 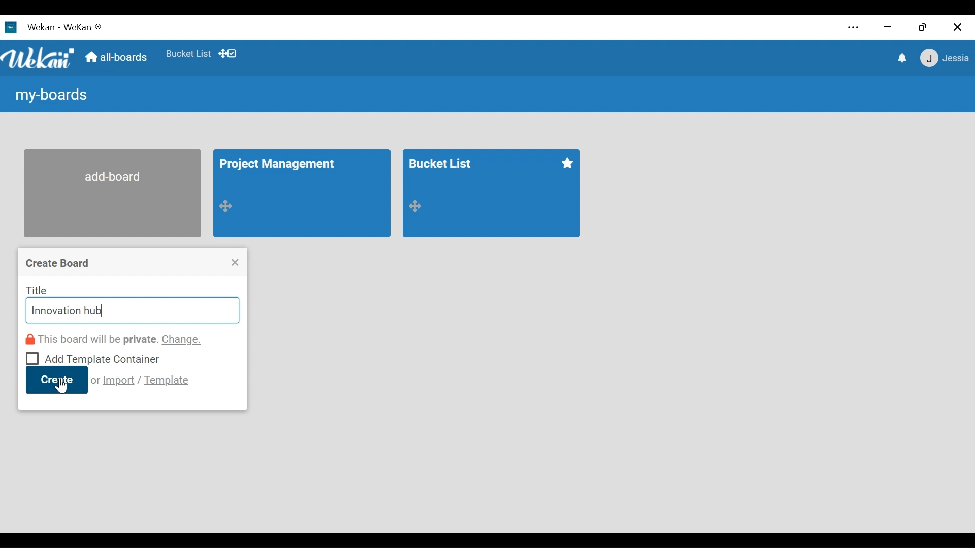 What do you see at coordinates (235, 262) in the screenshot?
I see `Close` at bounding box center [235, 262].